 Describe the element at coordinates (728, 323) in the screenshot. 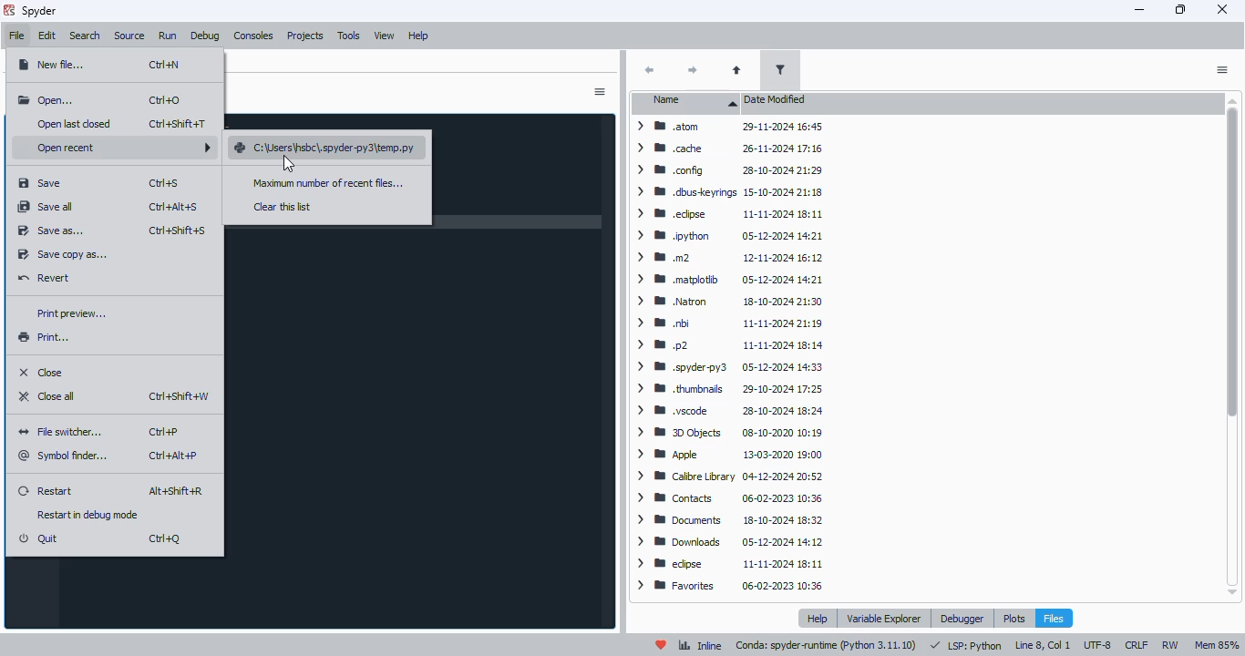

I see `> Wm bi 11-11-2024 21:19` at that location.